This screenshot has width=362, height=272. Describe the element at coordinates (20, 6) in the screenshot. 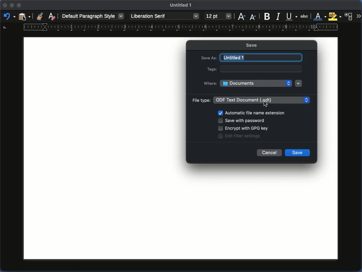

I see `Minimize` at that location.